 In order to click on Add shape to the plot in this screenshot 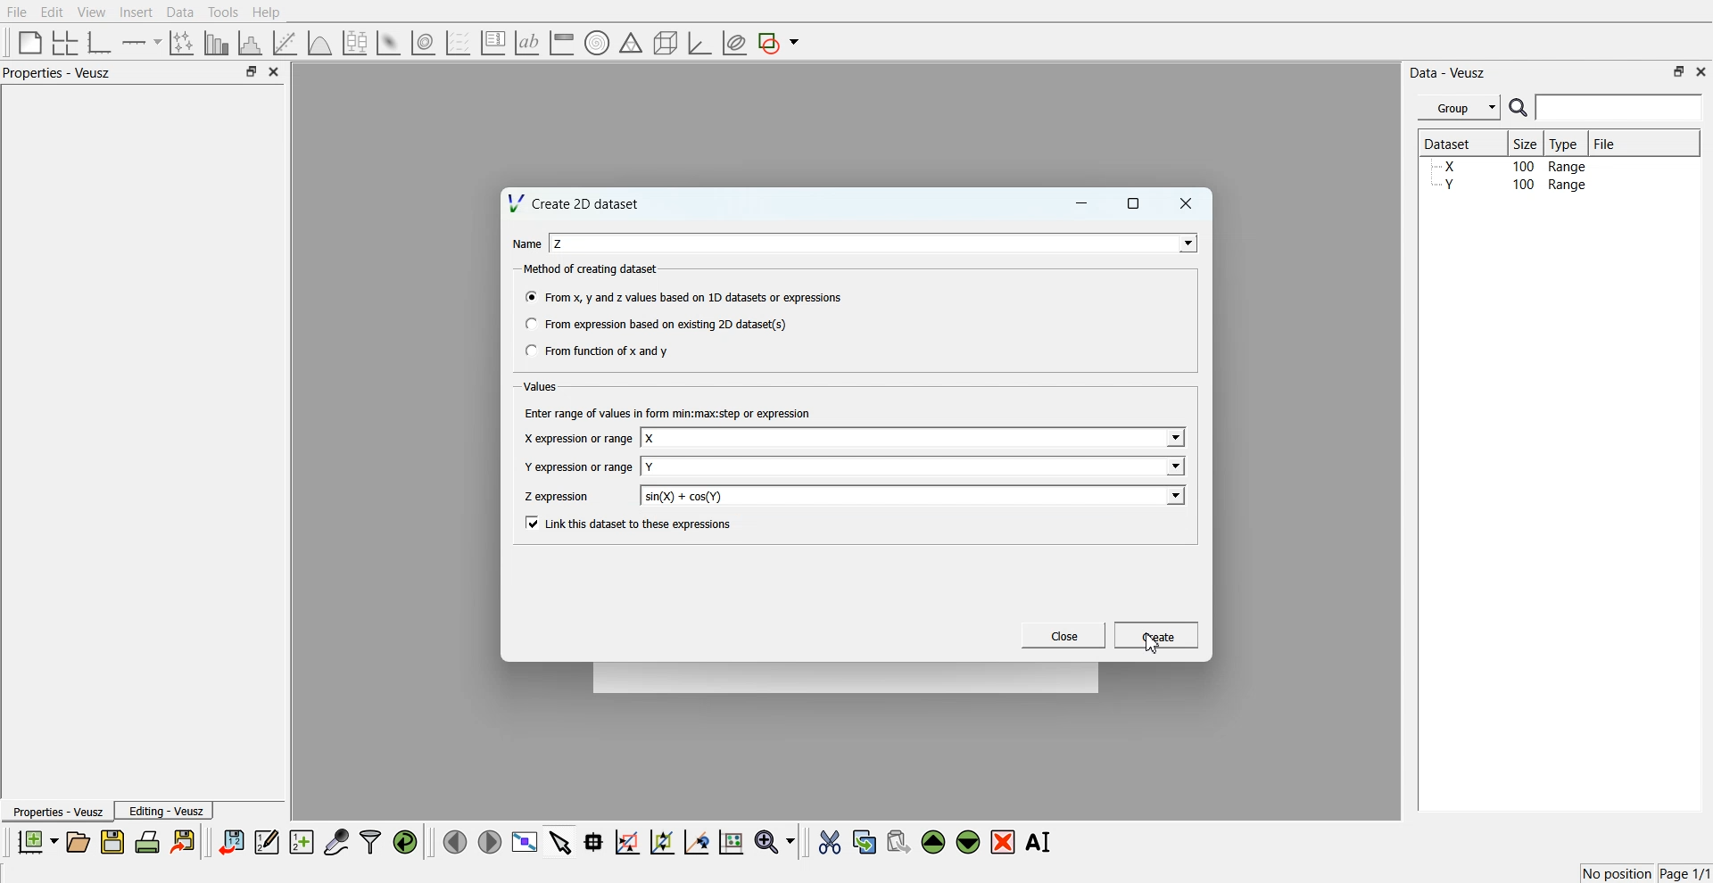, I will do `click(778, 43)`.